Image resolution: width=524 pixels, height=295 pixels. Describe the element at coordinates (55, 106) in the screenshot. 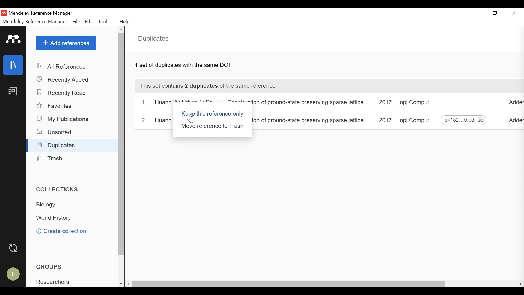

I see `Favorites` at that location.